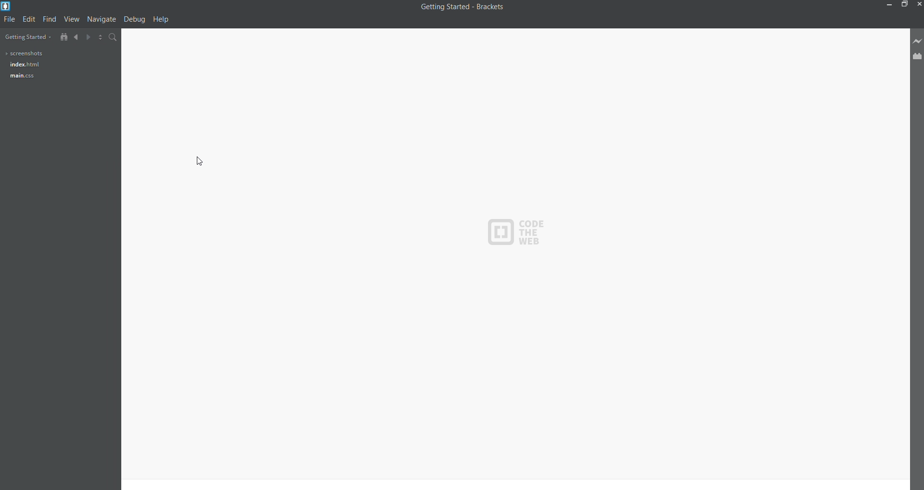 The width and height of the screenshot is (924, 490). I want to click on close, so click(919, 4).